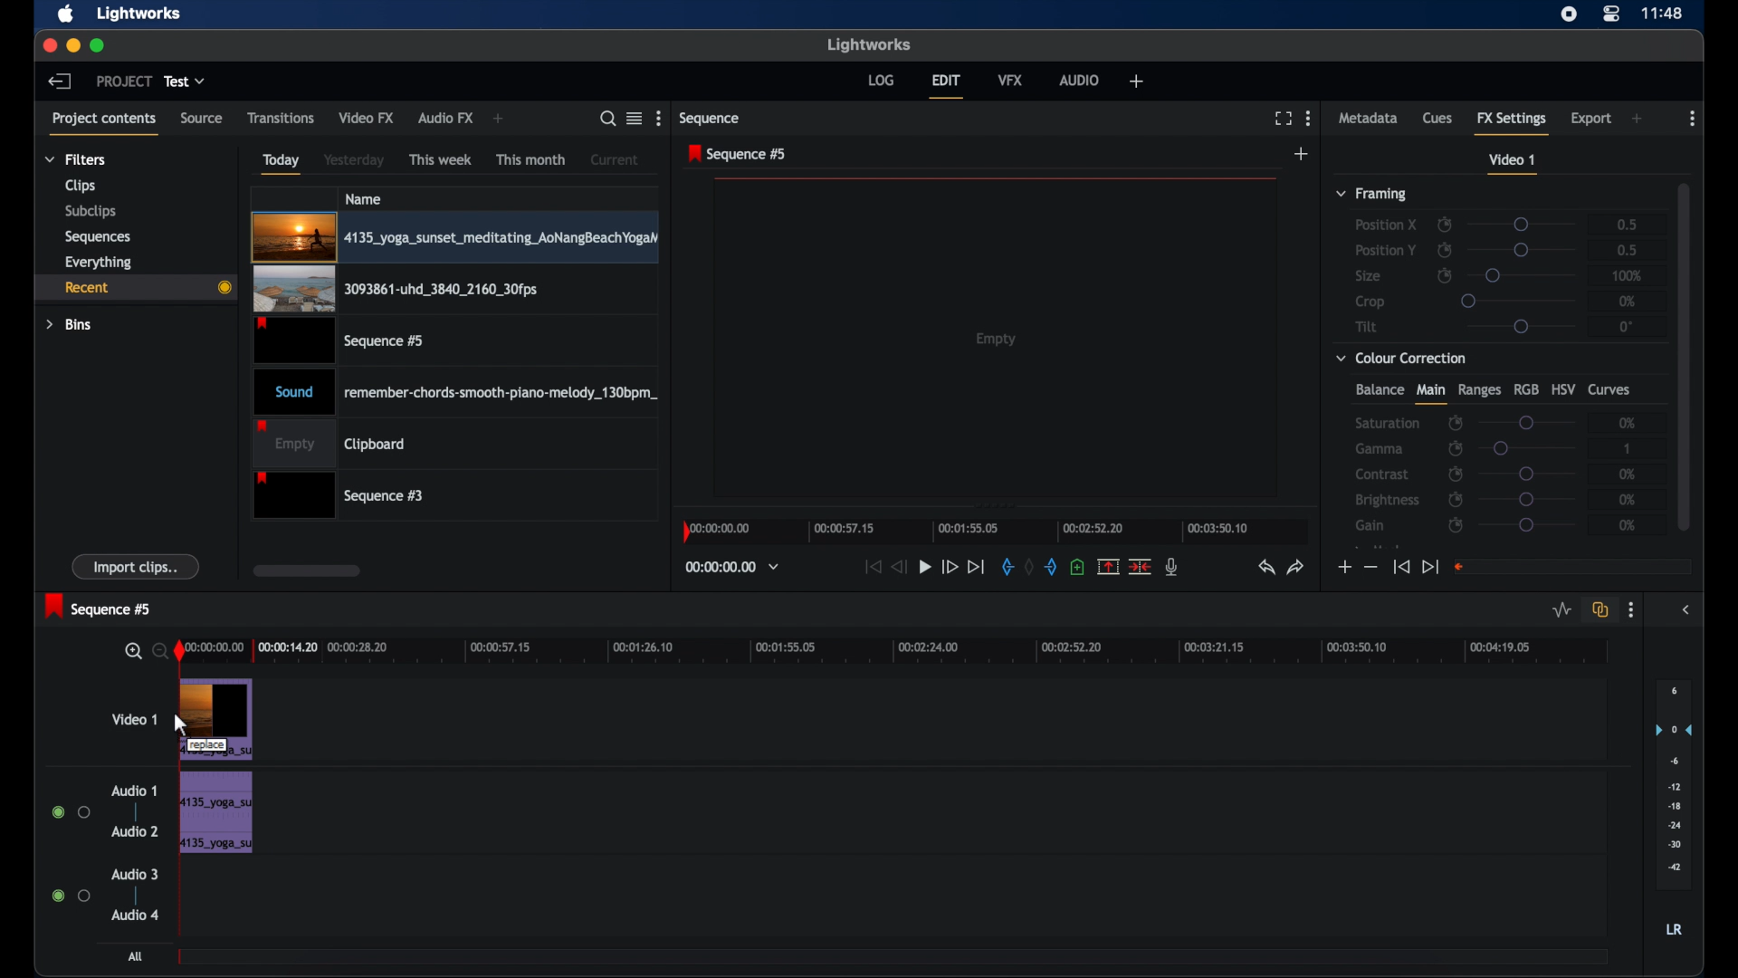 This screenshot has width=1738, height=978. I want to click on time, so click(1664, 12).